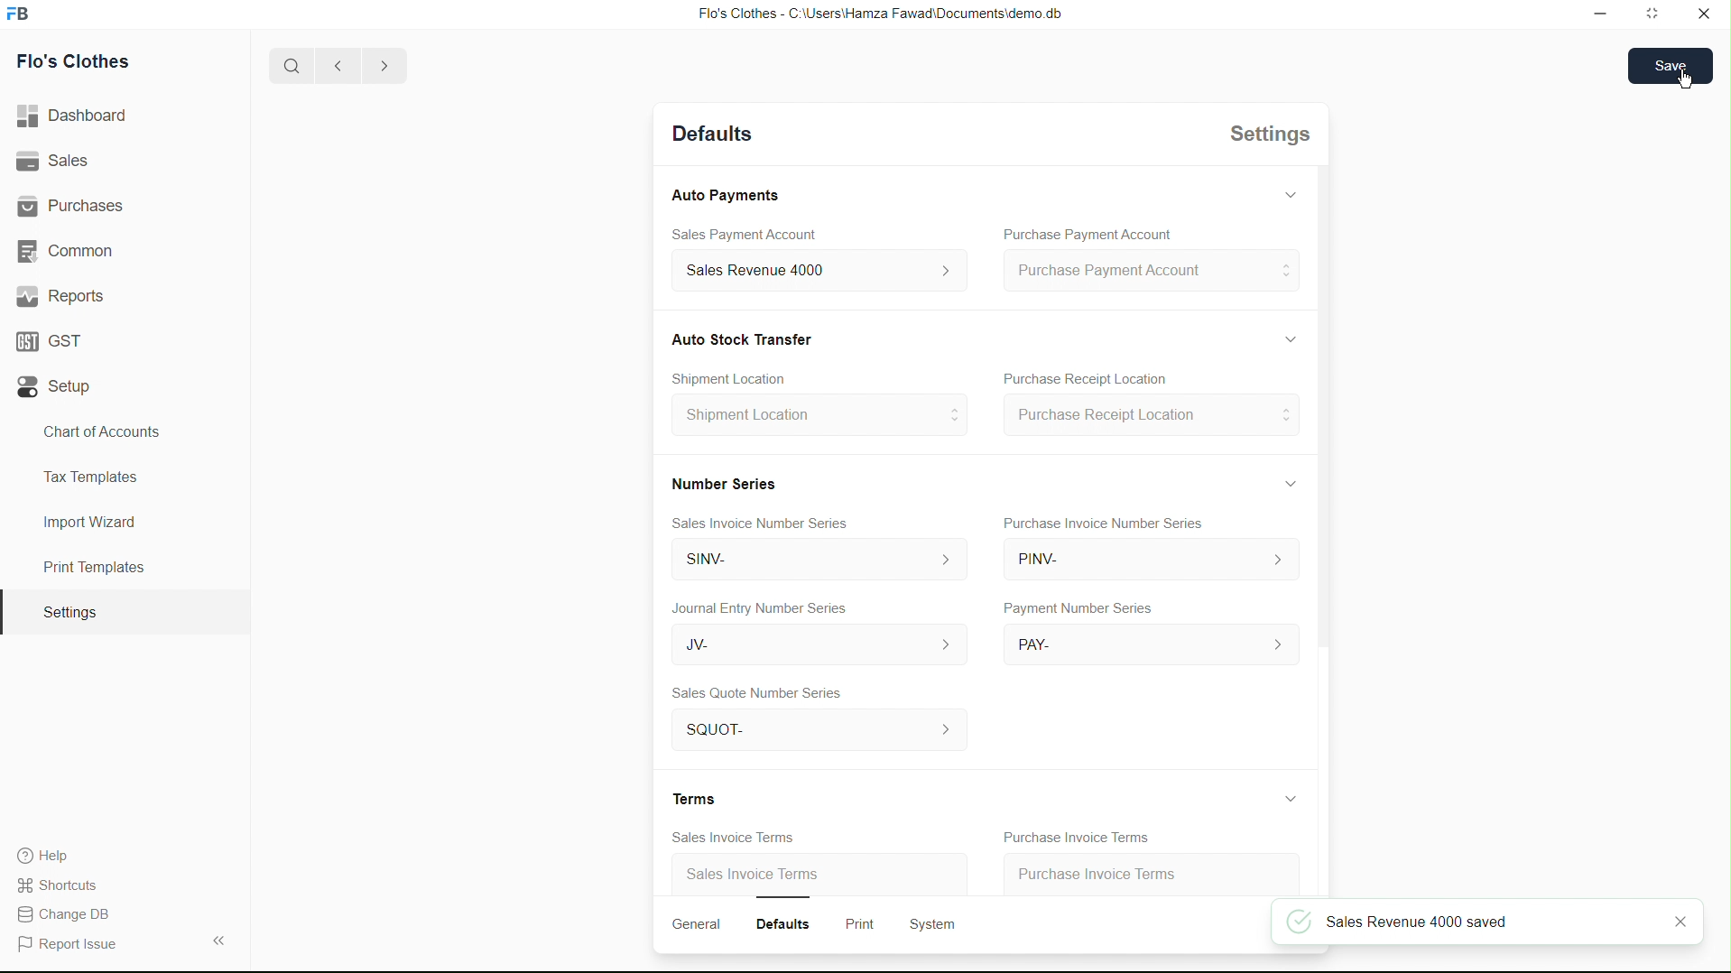 The image size is (1731, 973). I want to click on Full screen, so click(1653, 15).